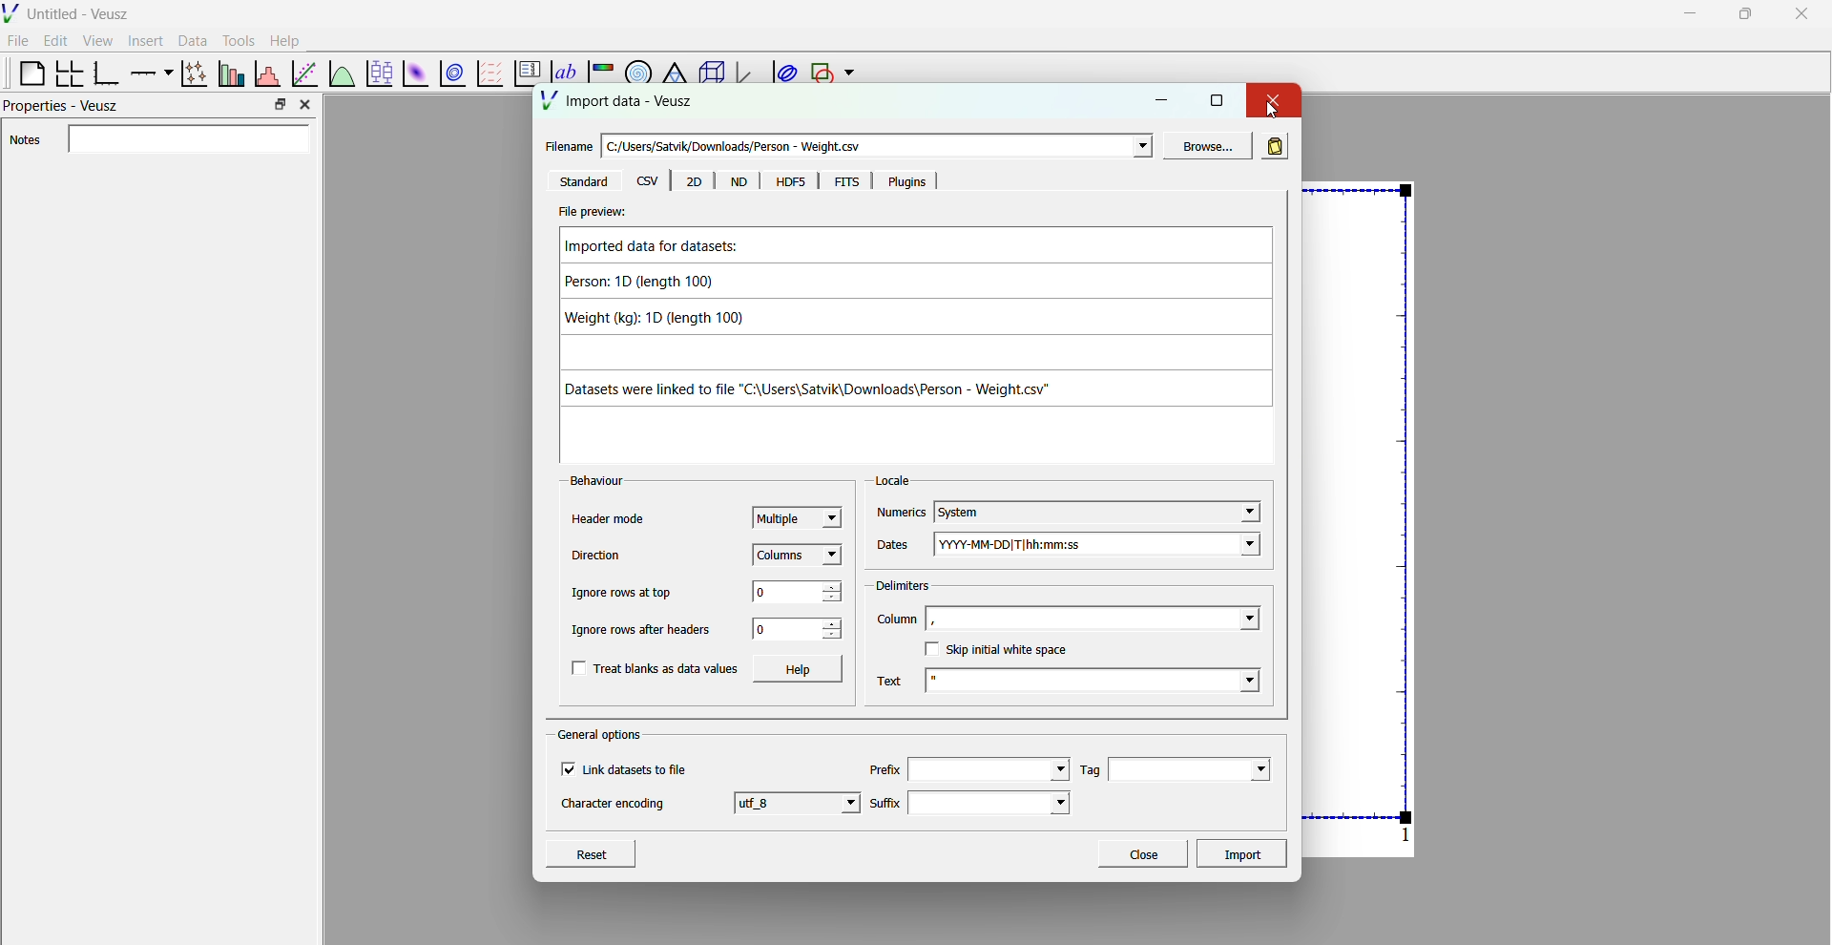 The image size is (1832, 945). I want to click on base graph, so click(106, 73).